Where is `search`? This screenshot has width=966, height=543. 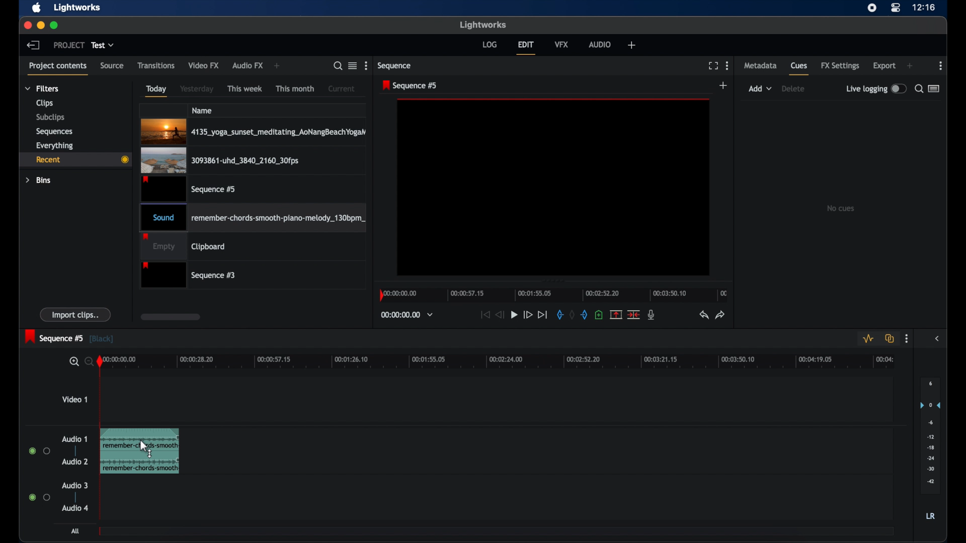
search is located at coordinates (79, 362).